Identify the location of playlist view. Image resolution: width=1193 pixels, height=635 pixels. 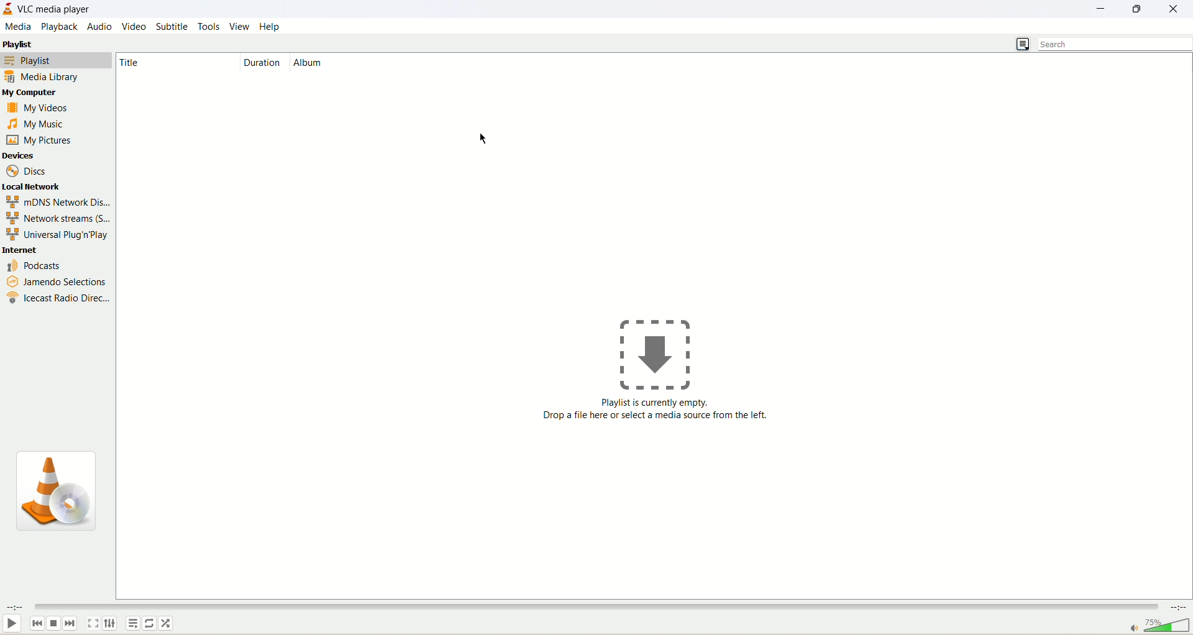
(1024, 45).